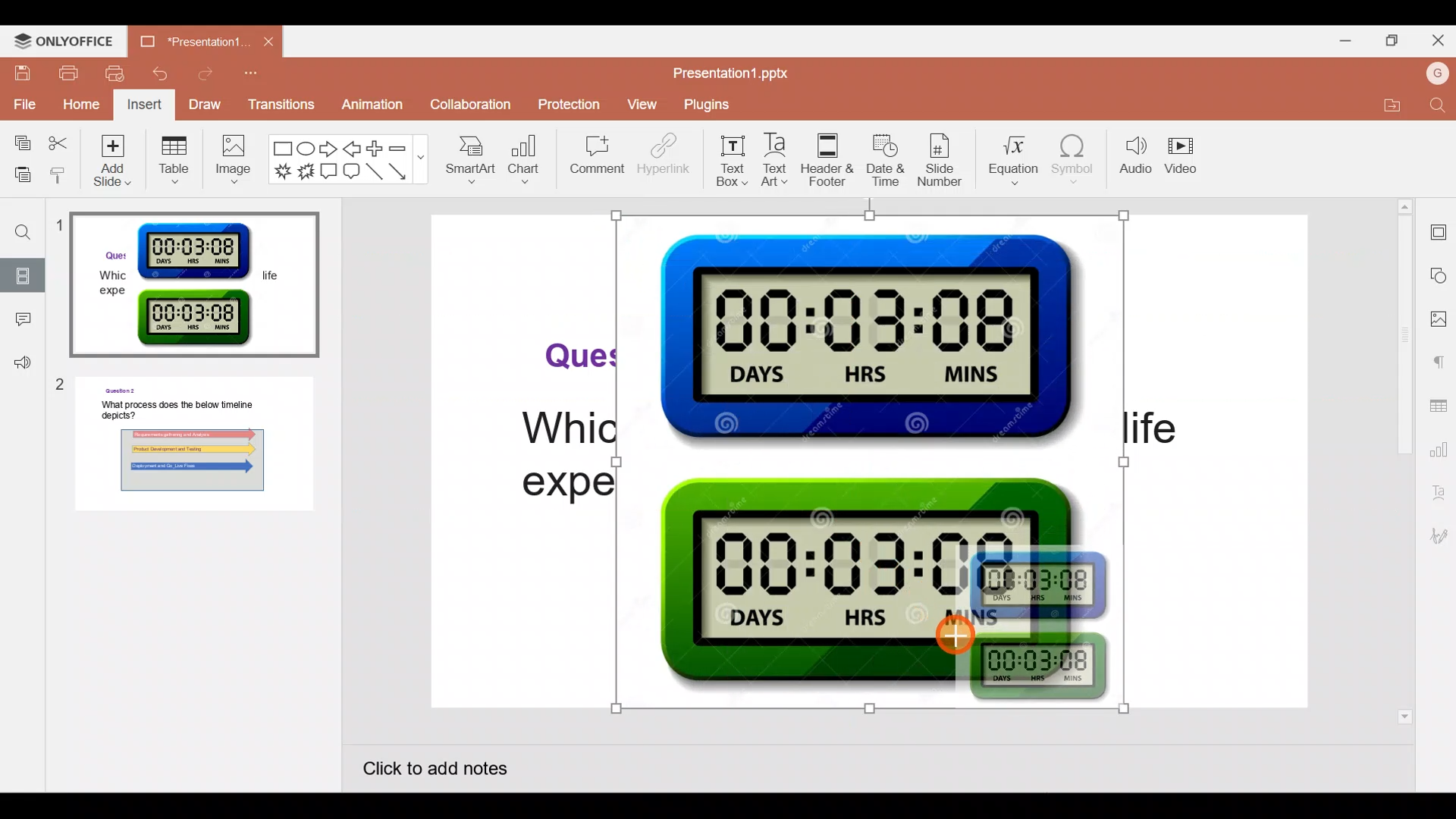  I want to click on Image settings, so click(1441, 321).